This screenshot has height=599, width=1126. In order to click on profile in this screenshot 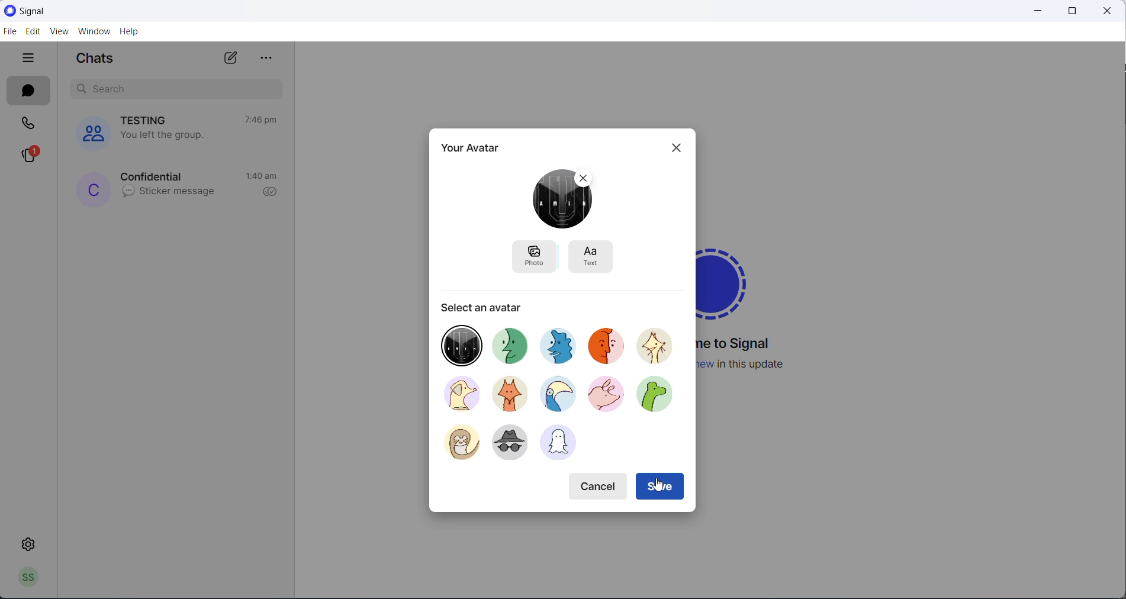, I will do `click(25, 579)`.